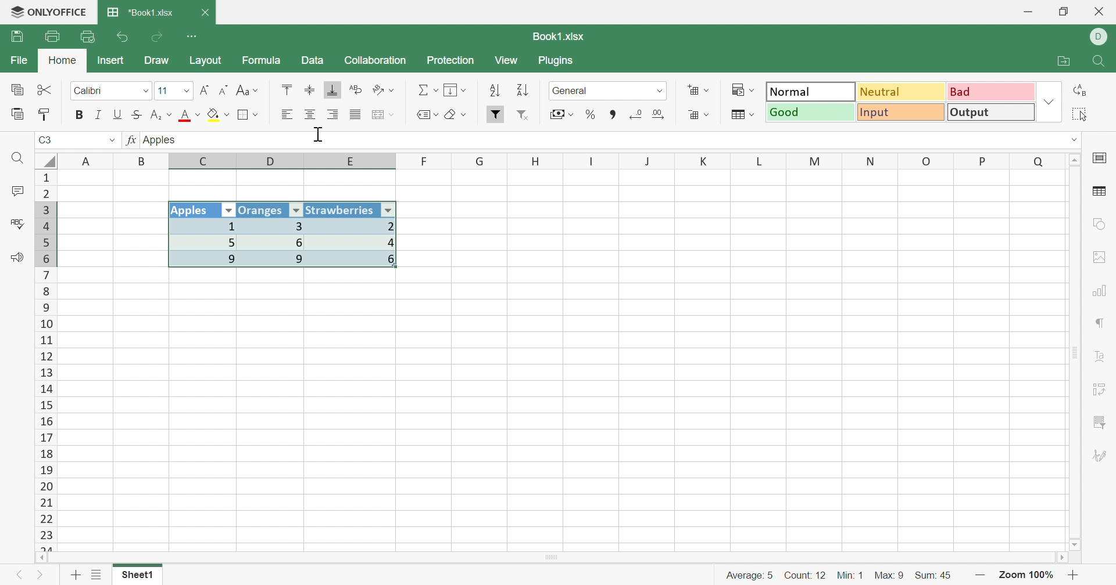 The width and height of the screenshot is (1116, 585). Describe the element at coordinates (1076, 158) in the screenshot. I see `Scroll Up` at that location.